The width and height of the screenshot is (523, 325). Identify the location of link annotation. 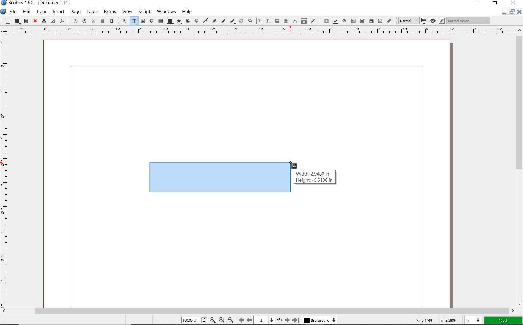
(389, 21).